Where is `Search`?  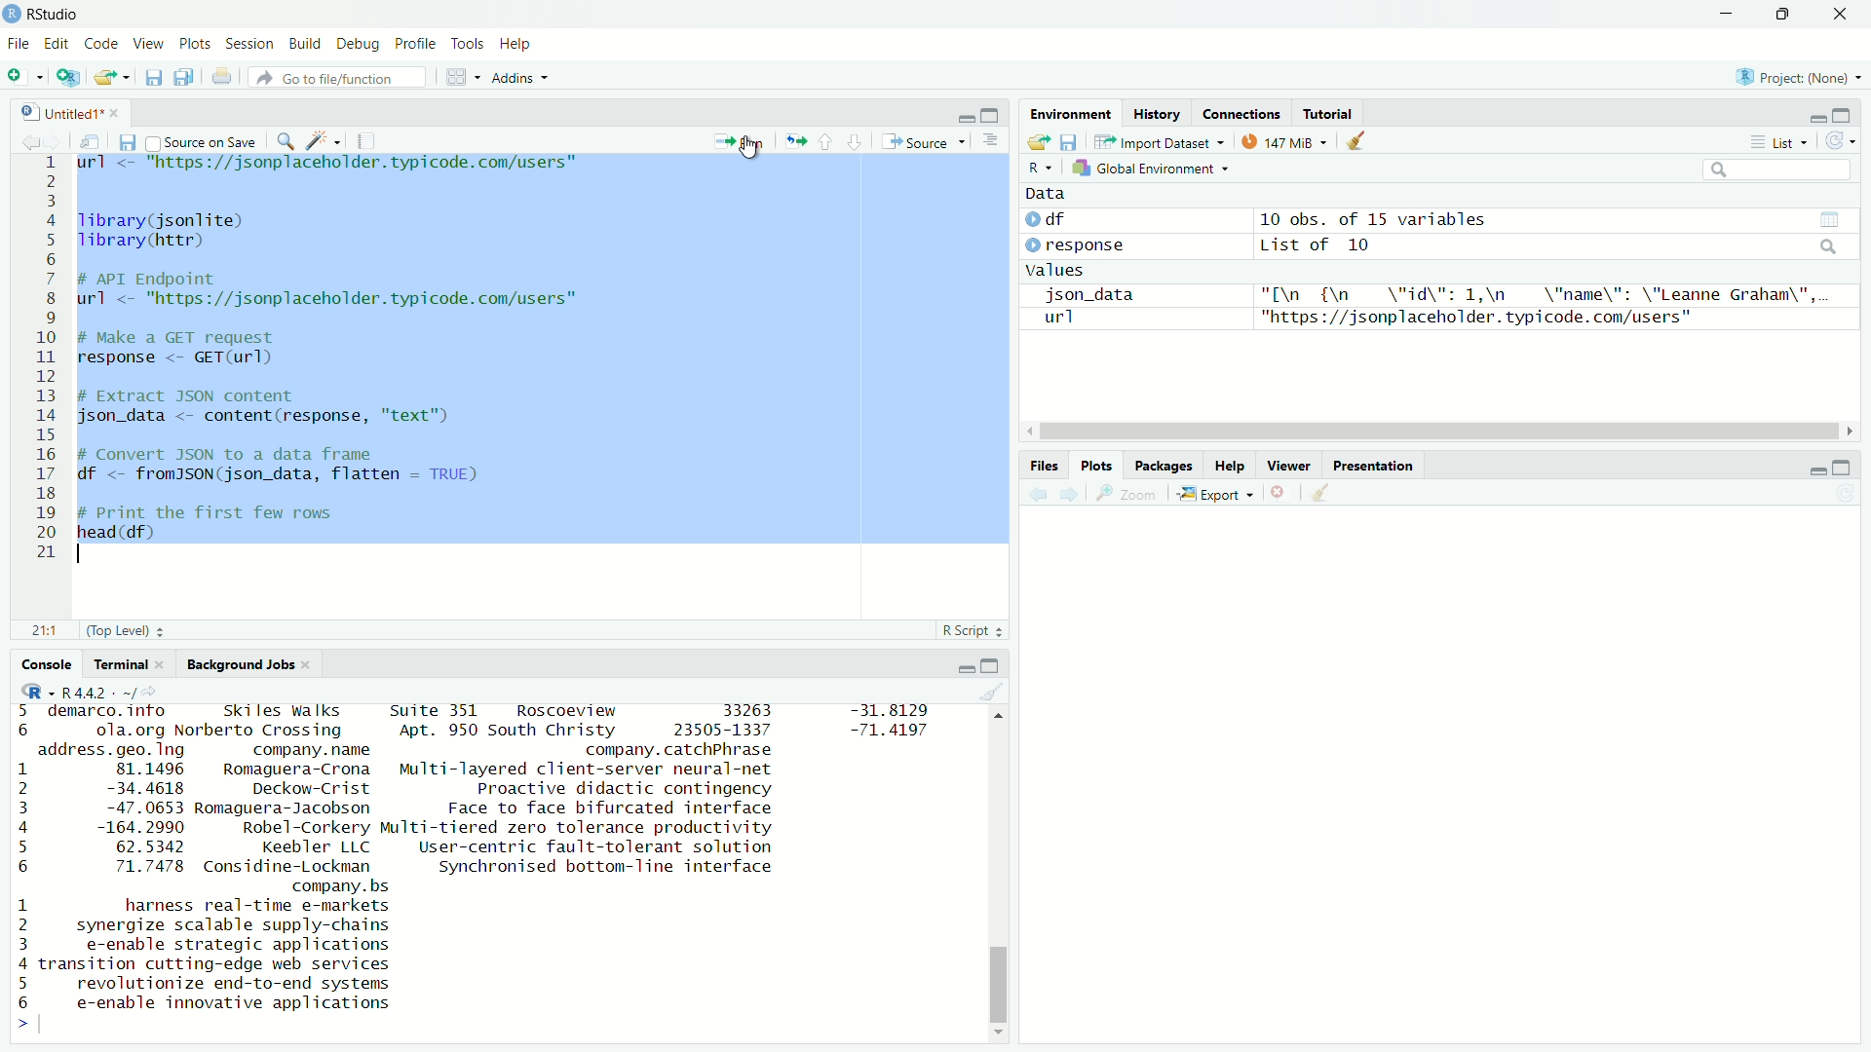 Search is located at coordinates (1830, 246).